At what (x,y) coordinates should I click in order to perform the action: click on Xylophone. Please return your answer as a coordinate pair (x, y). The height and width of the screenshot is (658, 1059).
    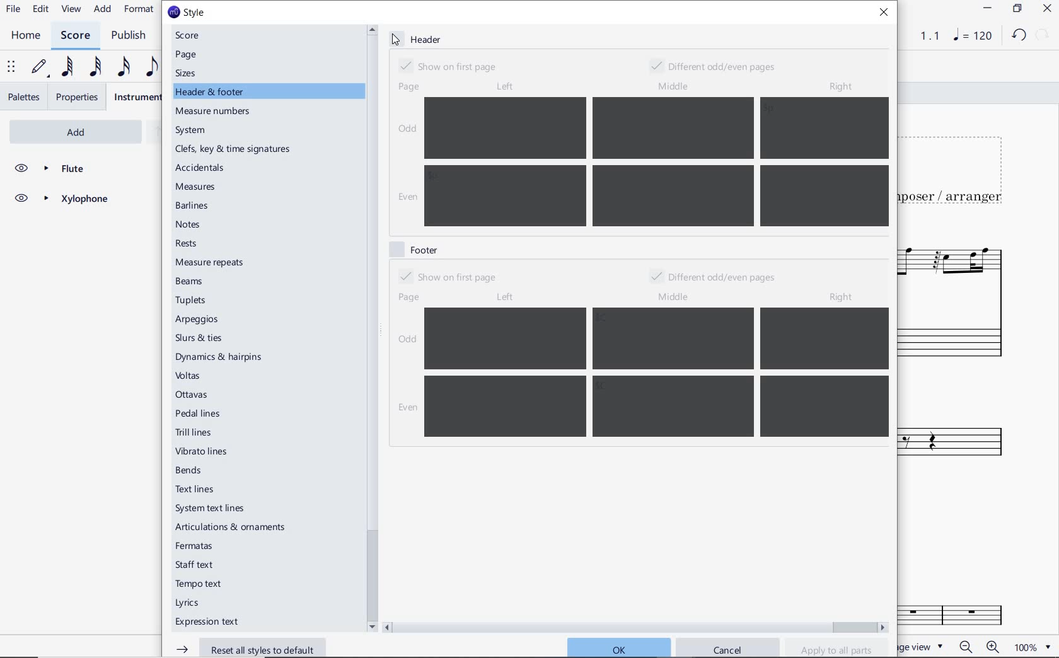
    Looking at the image, I should click on (964, 446).